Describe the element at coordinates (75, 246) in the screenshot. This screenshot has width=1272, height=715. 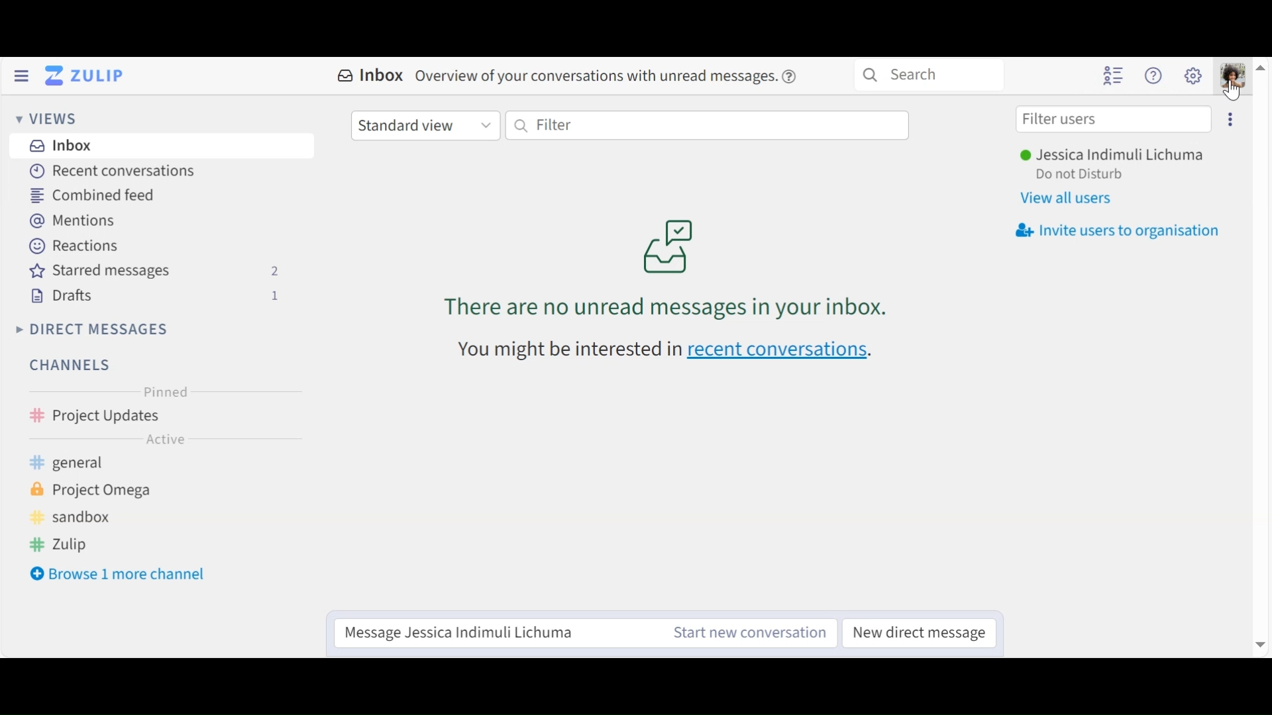
I see `Reactions` at that location.